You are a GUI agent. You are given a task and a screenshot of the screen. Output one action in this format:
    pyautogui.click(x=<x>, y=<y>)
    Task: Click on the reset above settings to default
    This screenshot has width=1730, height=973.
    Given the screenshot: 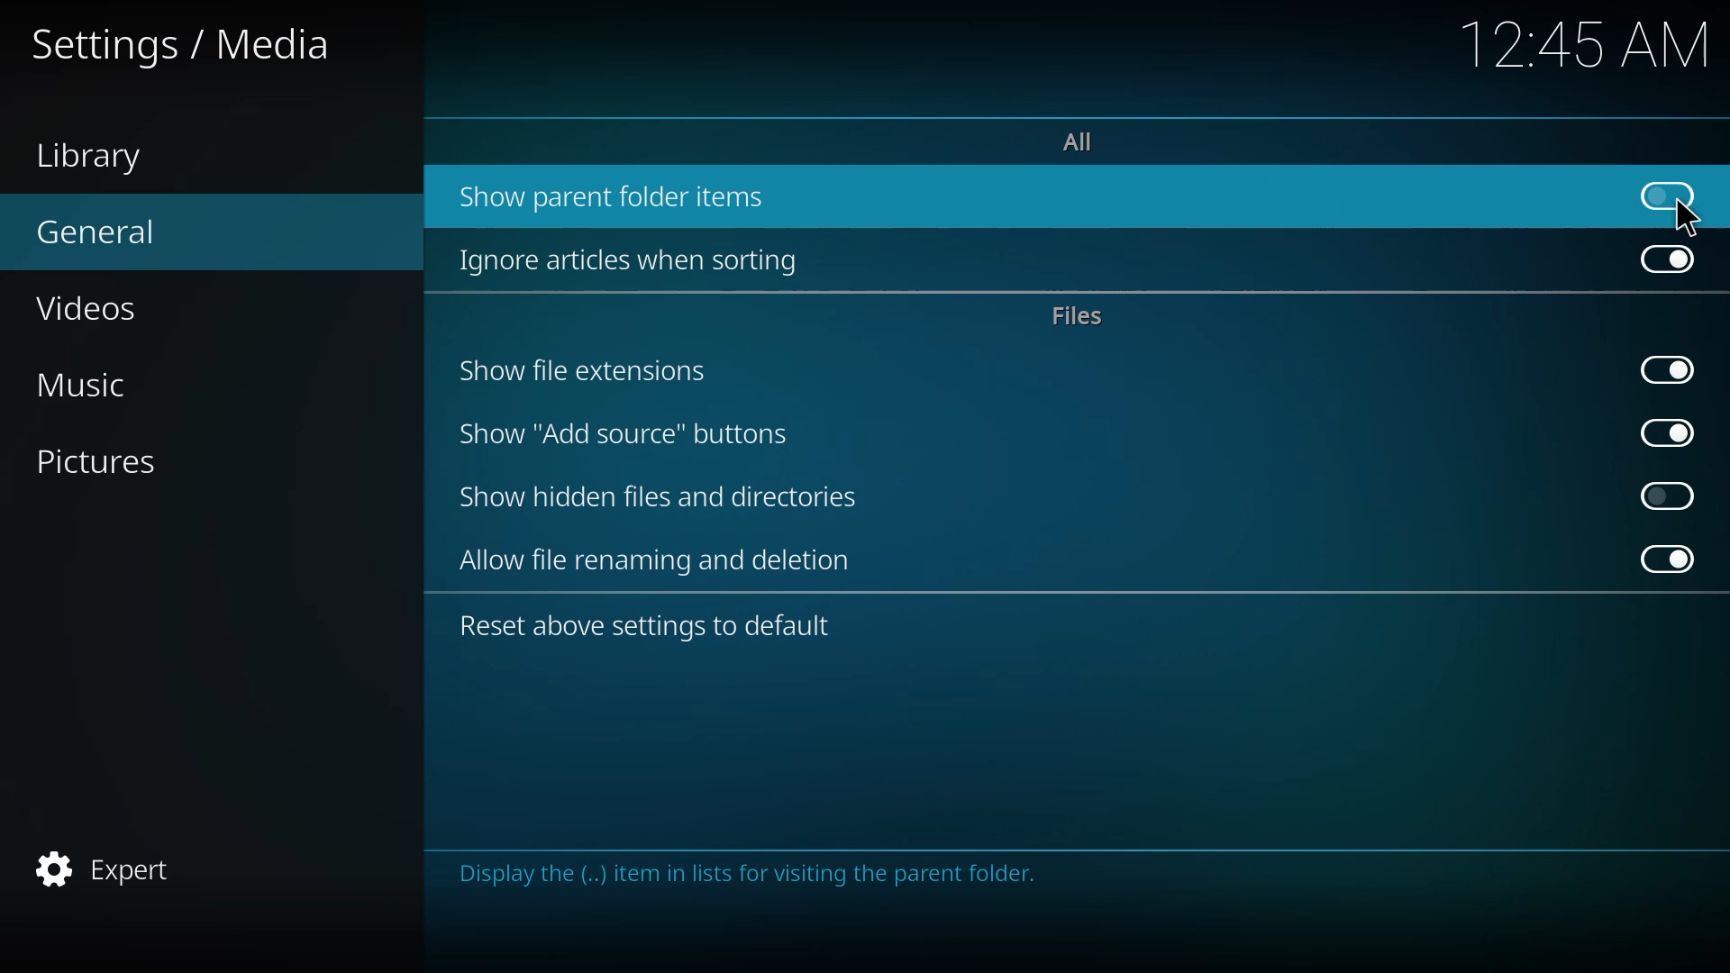 What is the action you would take?
    pyautogui.click(x=651, y=628)
    